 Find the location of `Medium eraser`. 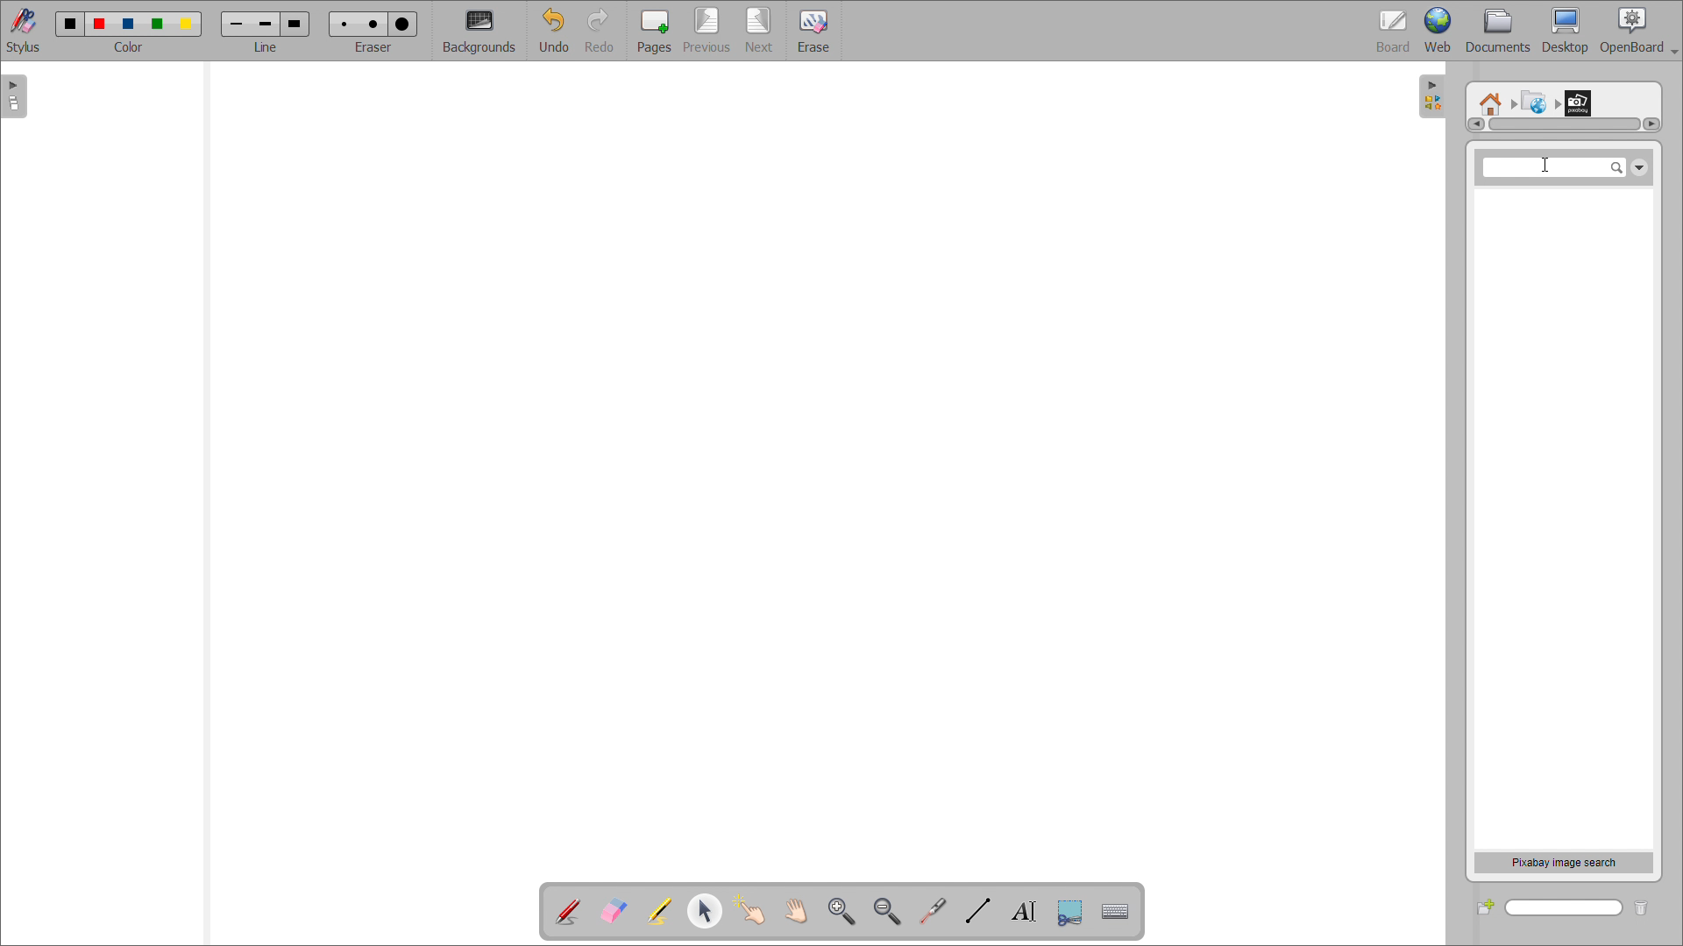

Medium eraser is located at coordinates (372, 22).